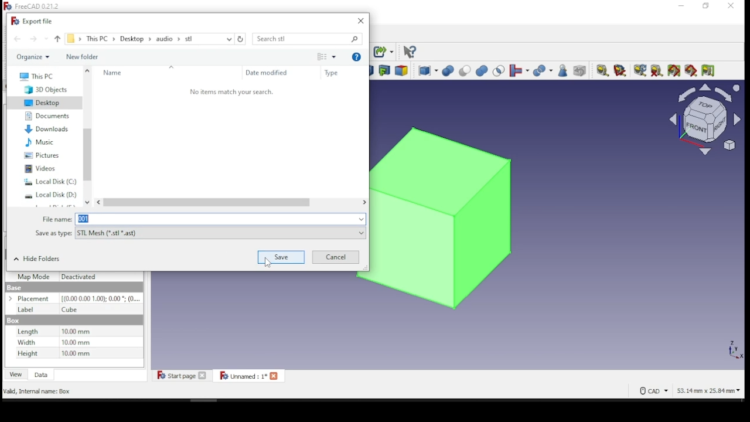 Image resolution: width=750 pixels, height=422 pixels. I want to click on file type, so click(197, 232).